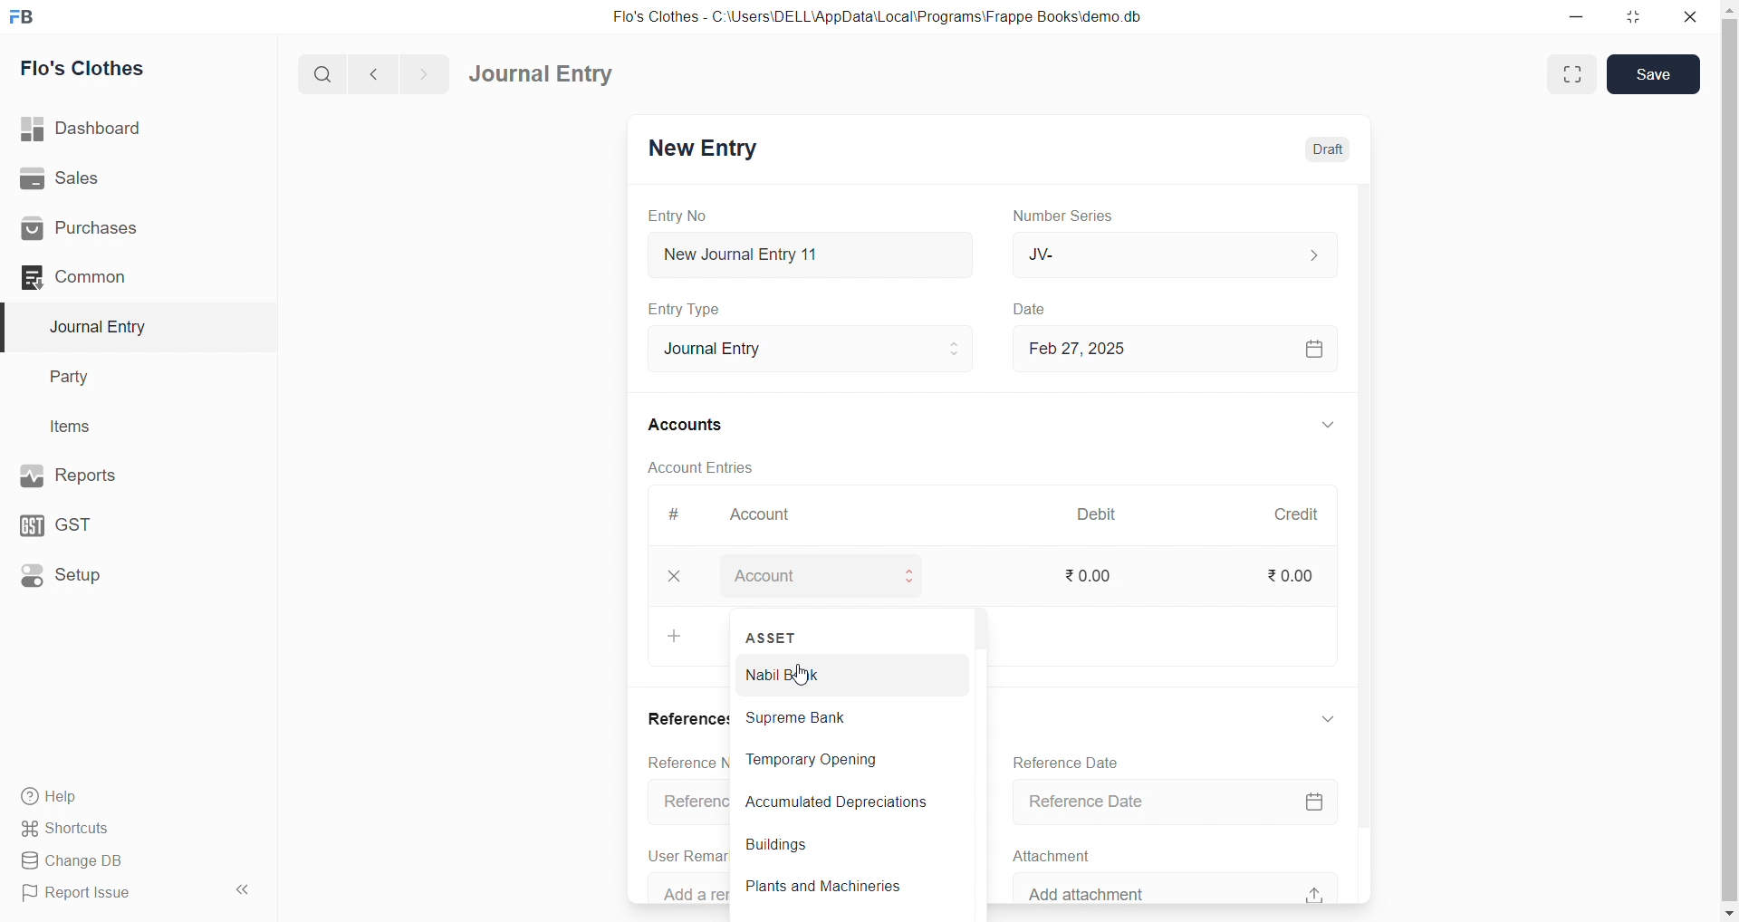 The image size is (1739, 922). What do you see at coordinates (1094, 578) in the screenshot?
I see `₹0.00` at bounding box center [1094, 578].